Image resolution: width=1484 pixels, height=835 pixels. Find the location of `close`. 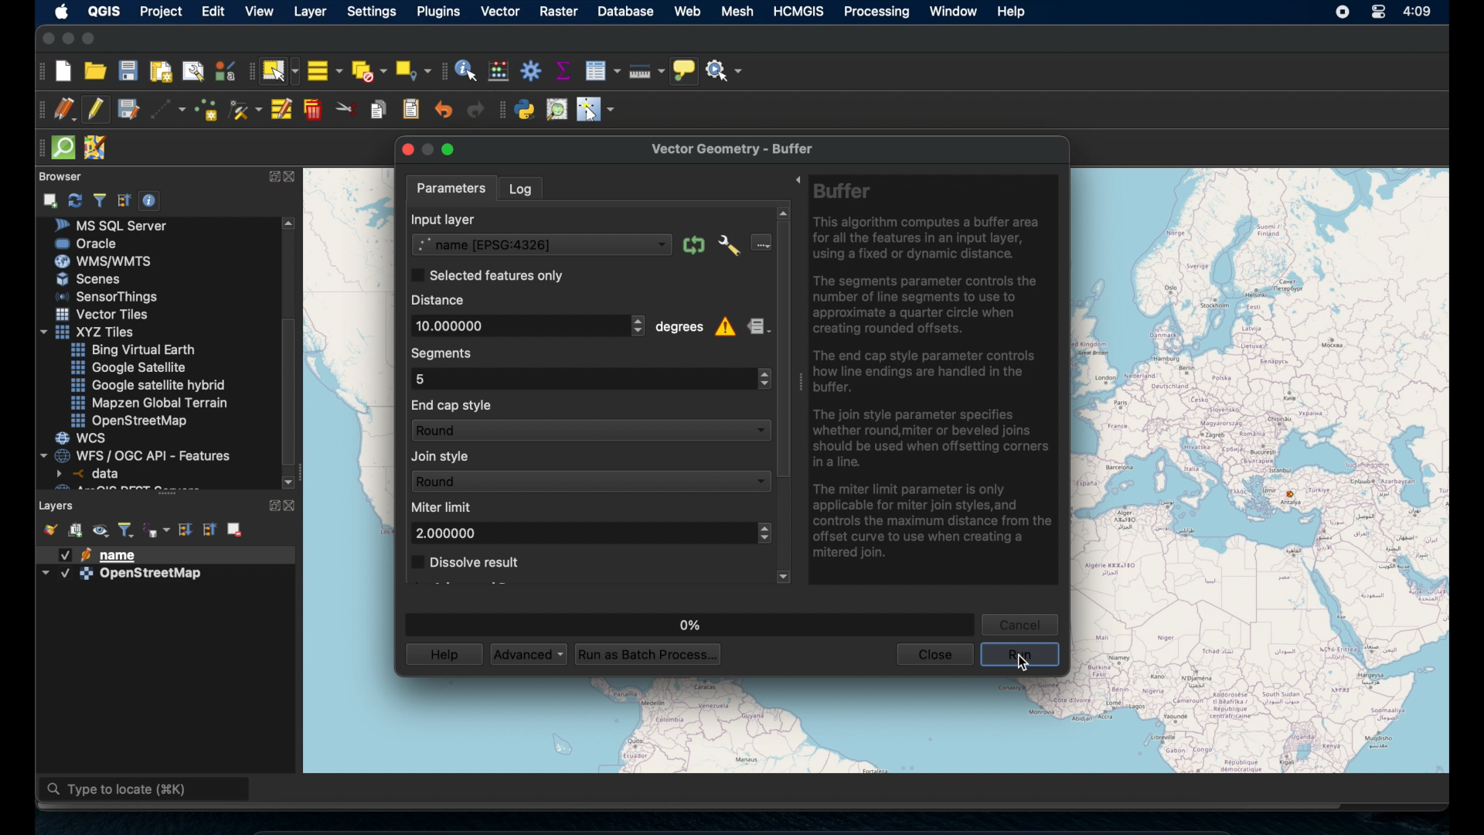

close is located at coordinates (293, 178).